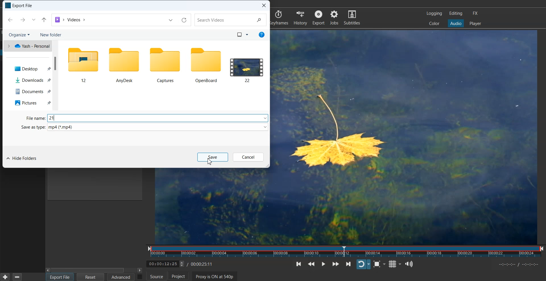  Describe the element at coordinates (411, 264) in the screenshot. I see `Show the volume control` at that location.